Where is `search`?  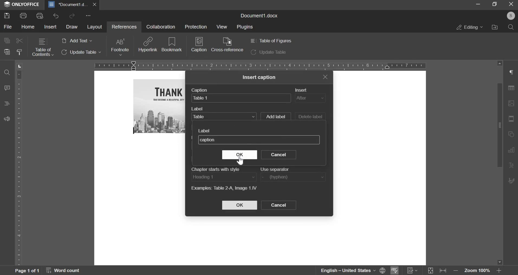 search is located at coordinates (511, 27).